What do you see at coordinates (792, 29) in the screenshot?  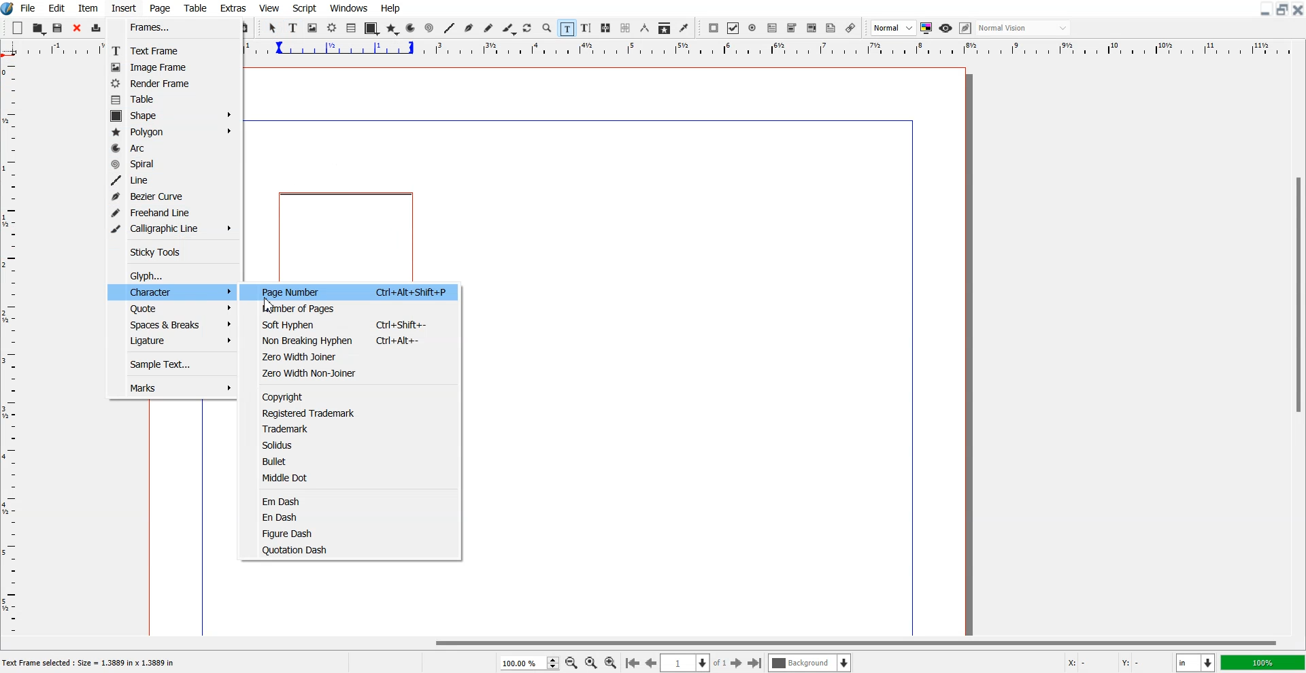 I see `PDF Text field` at bounding box center [792, 29].